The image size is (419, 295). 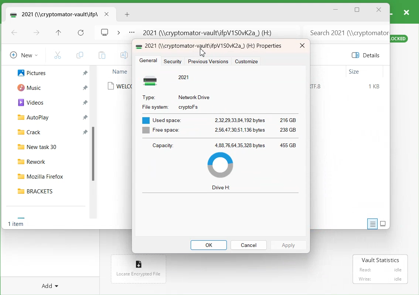 What do you see at coordinates (367, 55) in the screenshot?
I see `Details` at bounding box center [367, 55].